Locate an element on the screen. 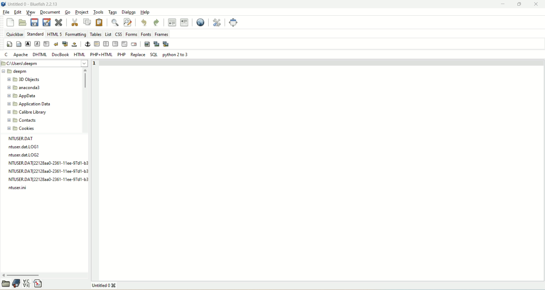  HTML comment is located at coordinates (124, 44).